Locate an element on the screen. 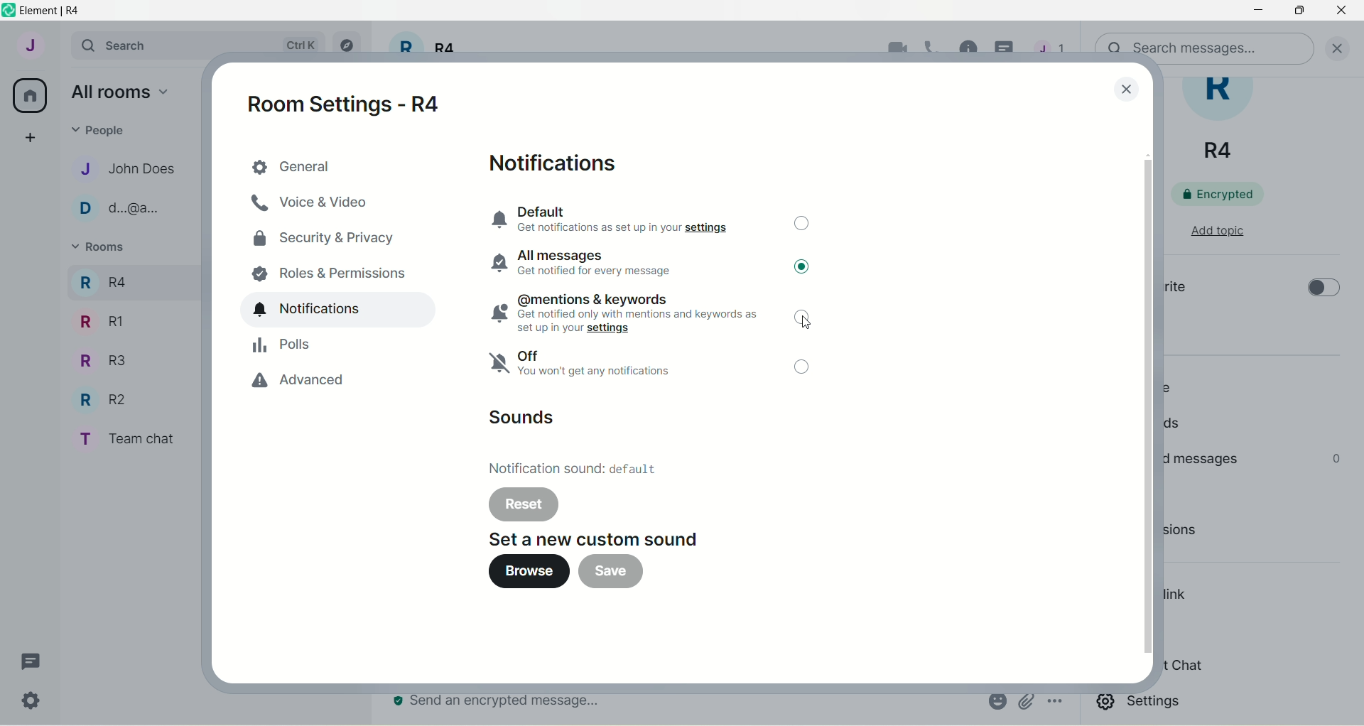  favourite is located at coordinates (1174, 289).